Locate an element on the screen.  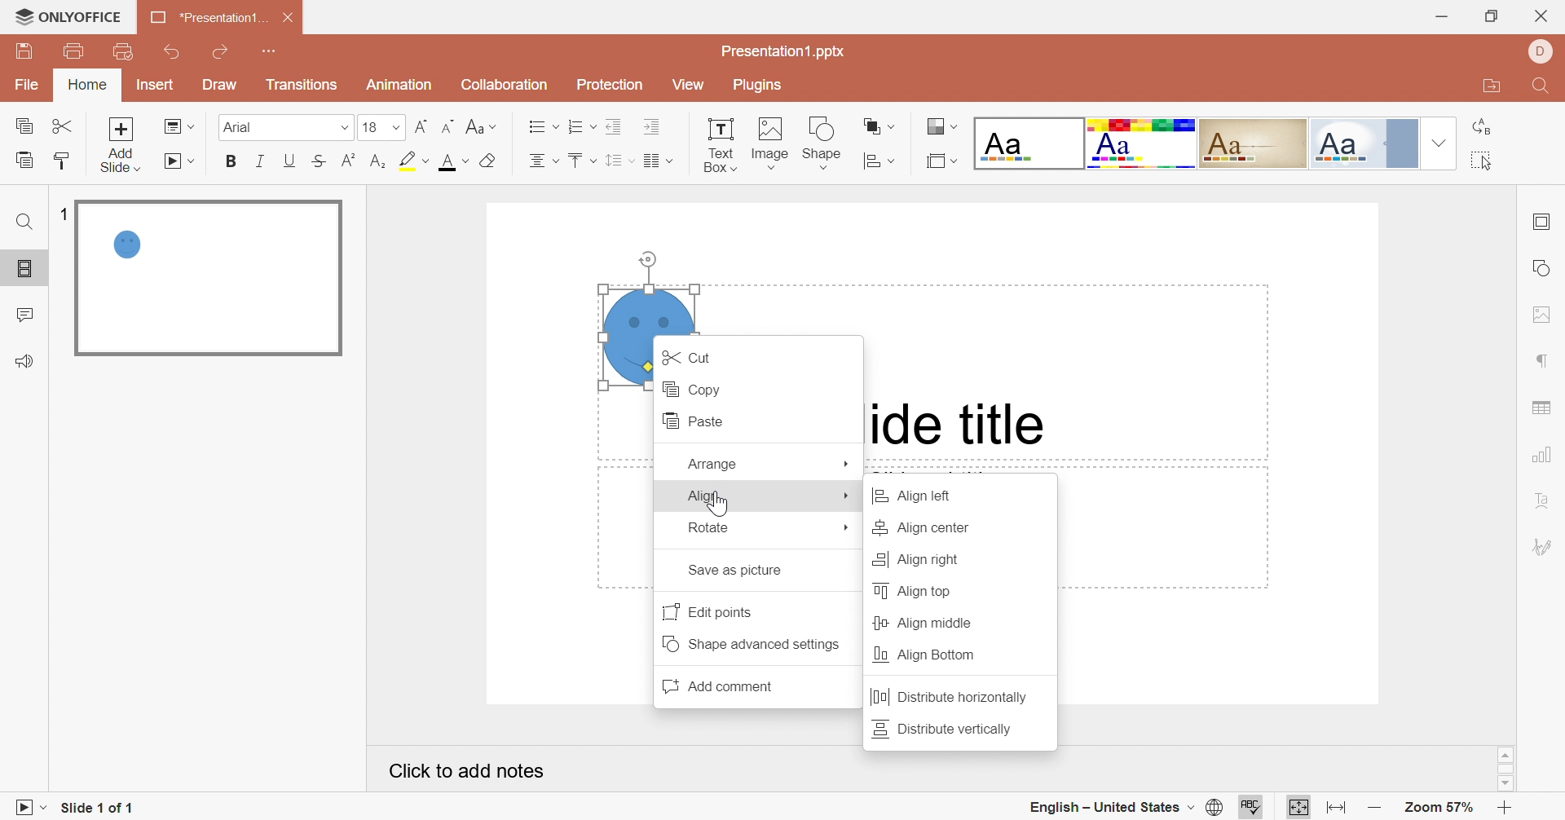
Paste is located at coordinates (699, 421).